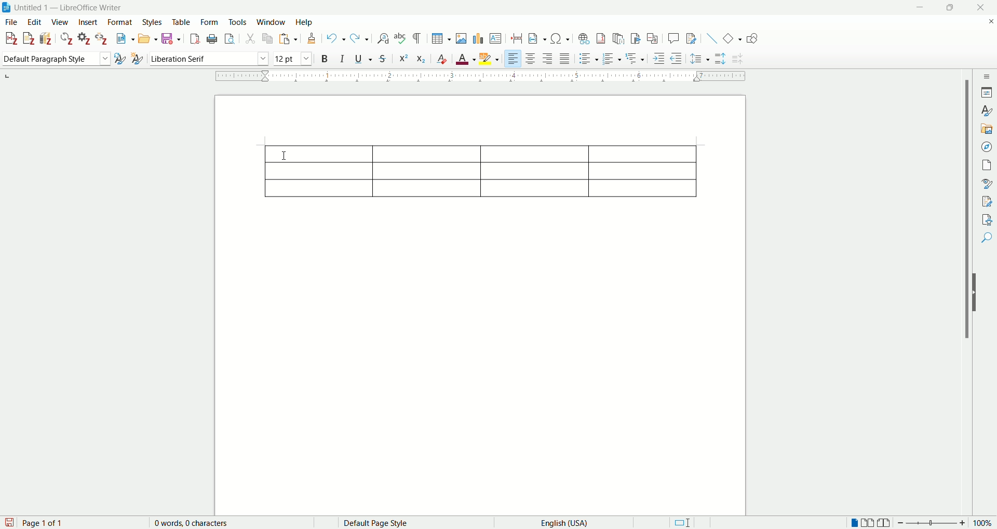 The height and width of the screenshot is (529, 997). What do you see at coordinates (343, 60) in the screenshot?
I see `italics` at bounding box center [343, 60].